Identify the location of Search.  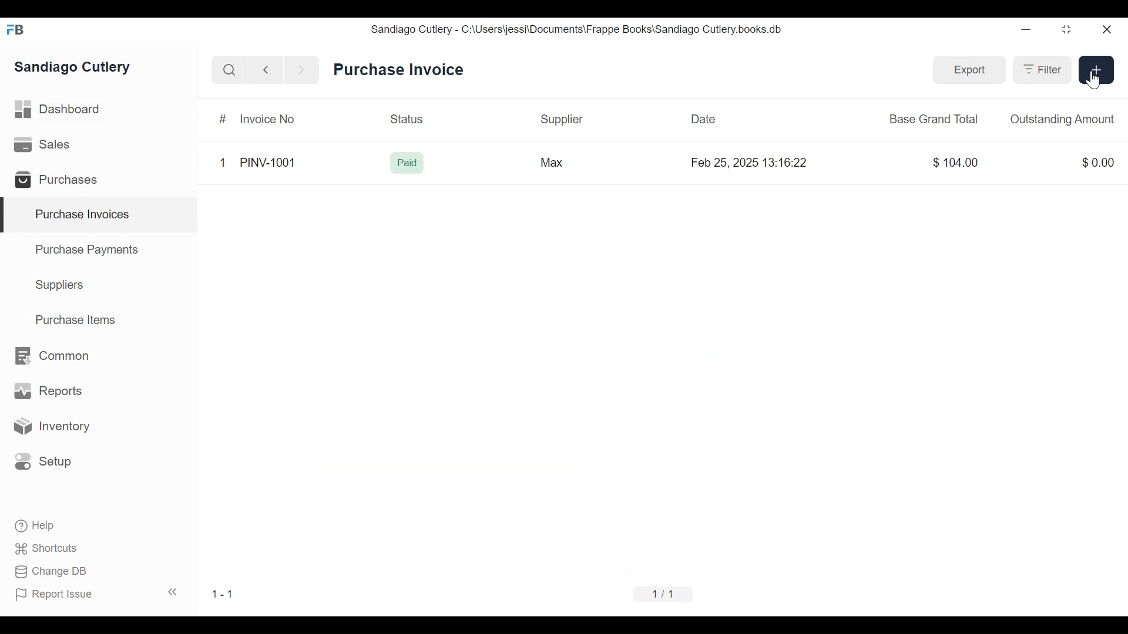
(229, 70).